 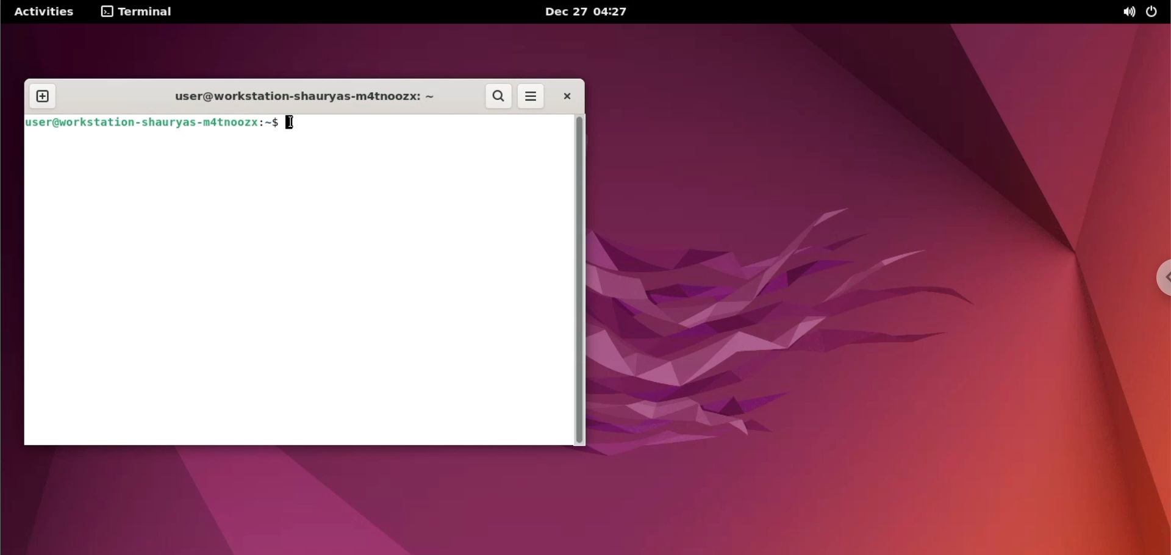 I want to click on sound options, so click(x=1126, y=13).